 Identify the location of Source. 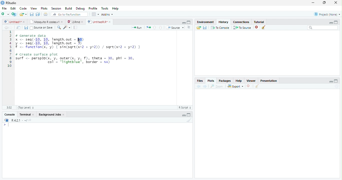
(175, 27).